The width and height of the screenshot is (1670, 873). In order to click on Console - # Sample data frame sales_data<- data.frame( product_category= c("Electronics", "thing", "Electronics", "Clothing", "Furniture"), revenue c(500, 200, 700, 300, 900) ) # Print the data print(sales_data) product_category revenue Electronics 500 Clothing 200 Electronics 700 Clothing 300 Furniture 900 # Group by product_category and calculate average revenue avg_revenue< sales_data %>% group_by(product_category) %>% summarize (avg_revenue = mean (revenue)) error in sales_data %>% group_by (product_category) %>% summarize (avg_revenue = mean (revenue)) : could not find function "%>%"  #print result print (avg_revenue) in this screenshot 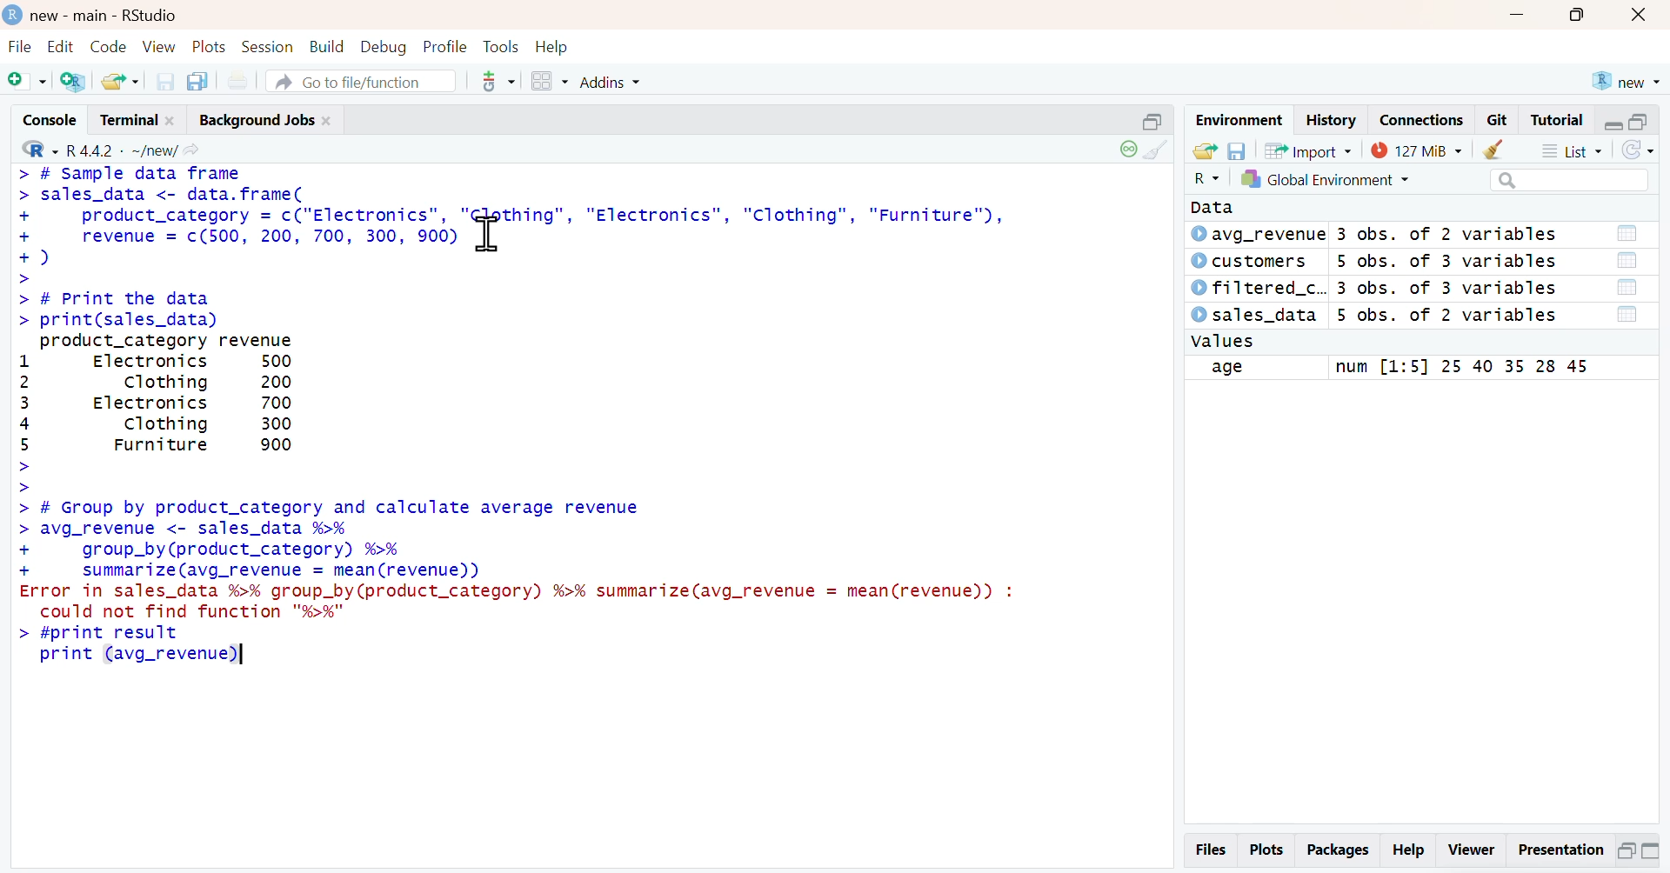, I will do `click(591, 420)`.